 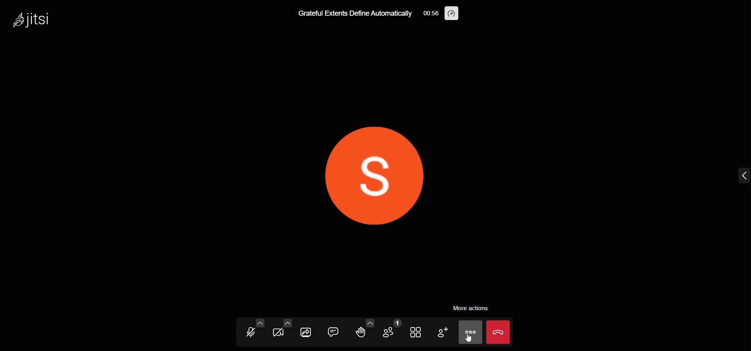 I want to click on cursor, so click(x=470, y=338).